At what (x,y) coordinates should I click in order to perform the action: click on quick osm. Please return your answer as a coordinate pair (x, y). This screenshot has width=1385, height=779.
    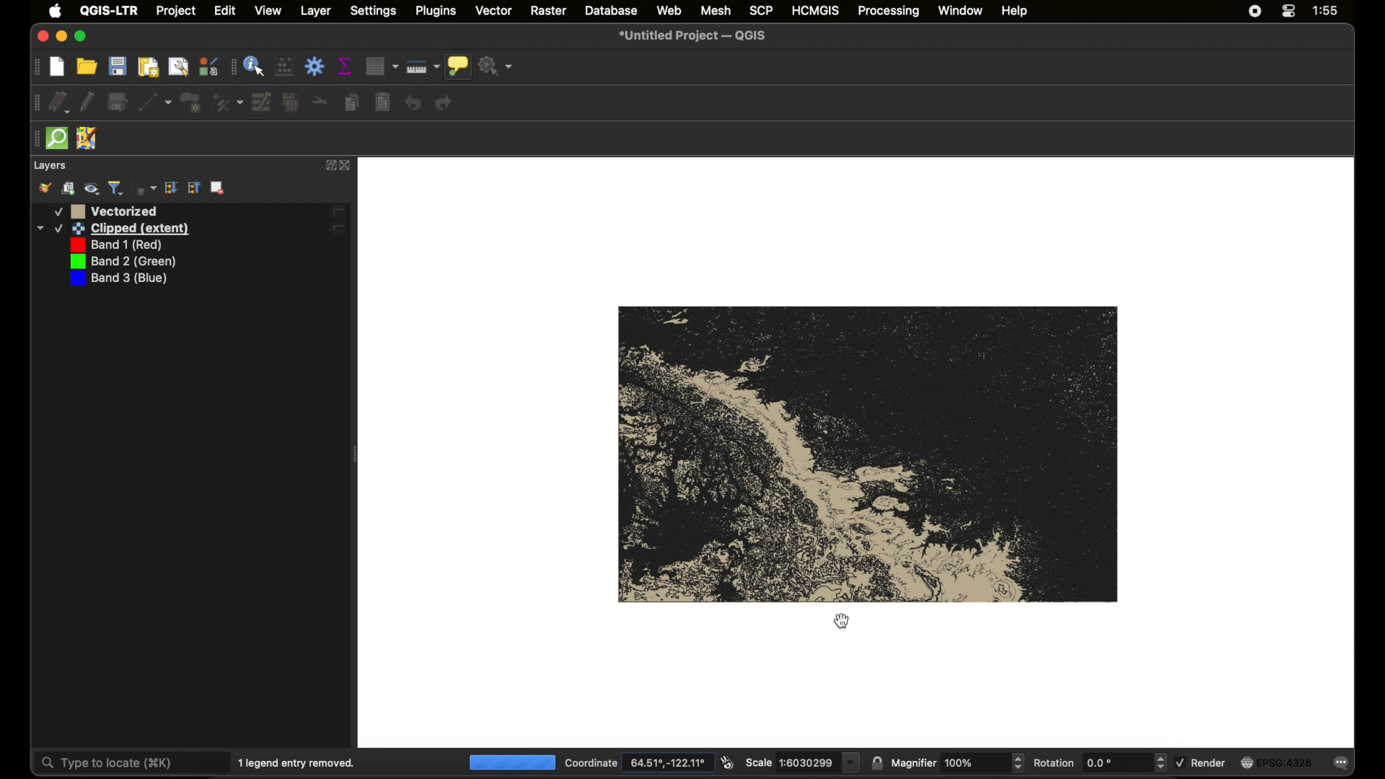
    Looking at the image, I should click on (57, 138).